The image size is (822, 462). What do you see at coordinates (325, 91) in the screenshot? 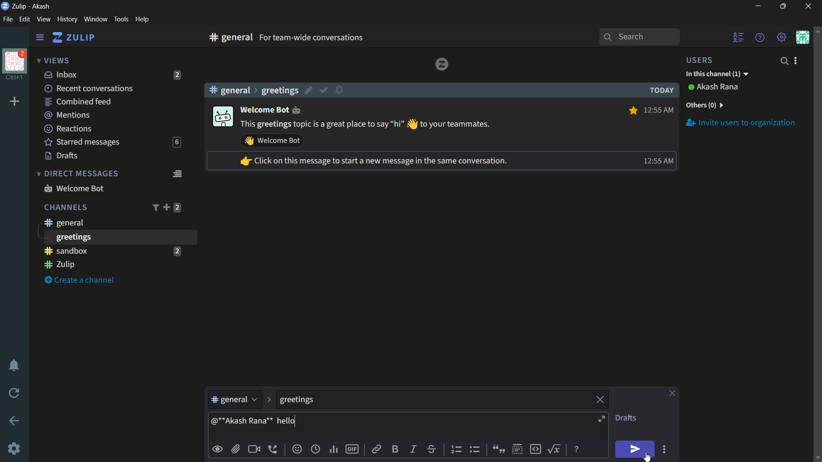
I see `mark as resolved` at bounding box center [325, 91].